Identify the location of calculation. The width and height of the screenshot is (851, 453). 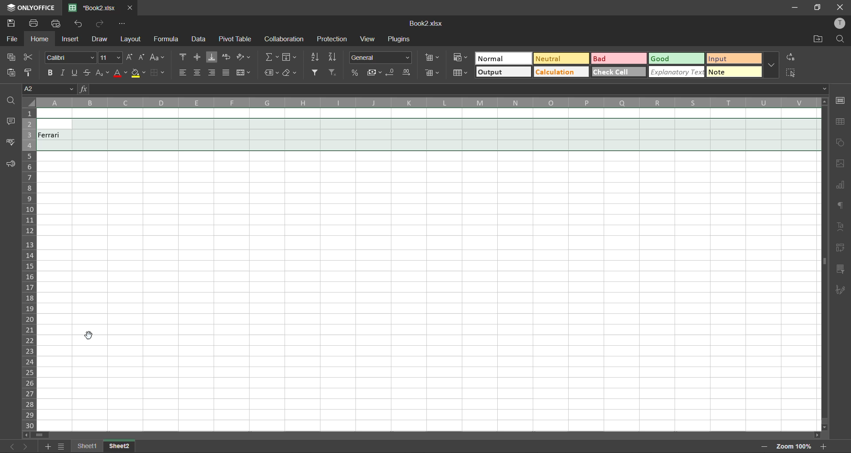
(560, 72).